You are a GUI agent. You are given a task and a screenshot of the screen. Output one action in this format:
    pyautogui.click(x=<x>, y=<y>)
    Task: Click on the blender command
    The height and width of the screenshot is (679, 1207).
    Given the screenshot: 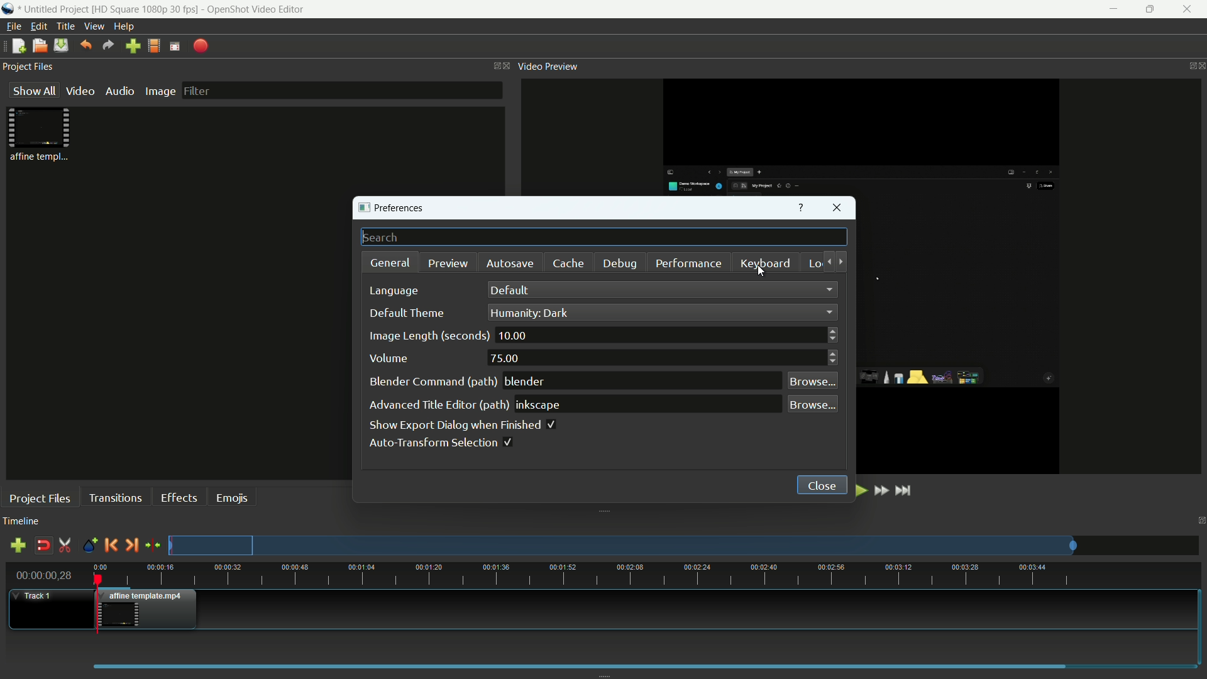 What is the action you would take?
    pyautogui.click(x=433, y=382)
    